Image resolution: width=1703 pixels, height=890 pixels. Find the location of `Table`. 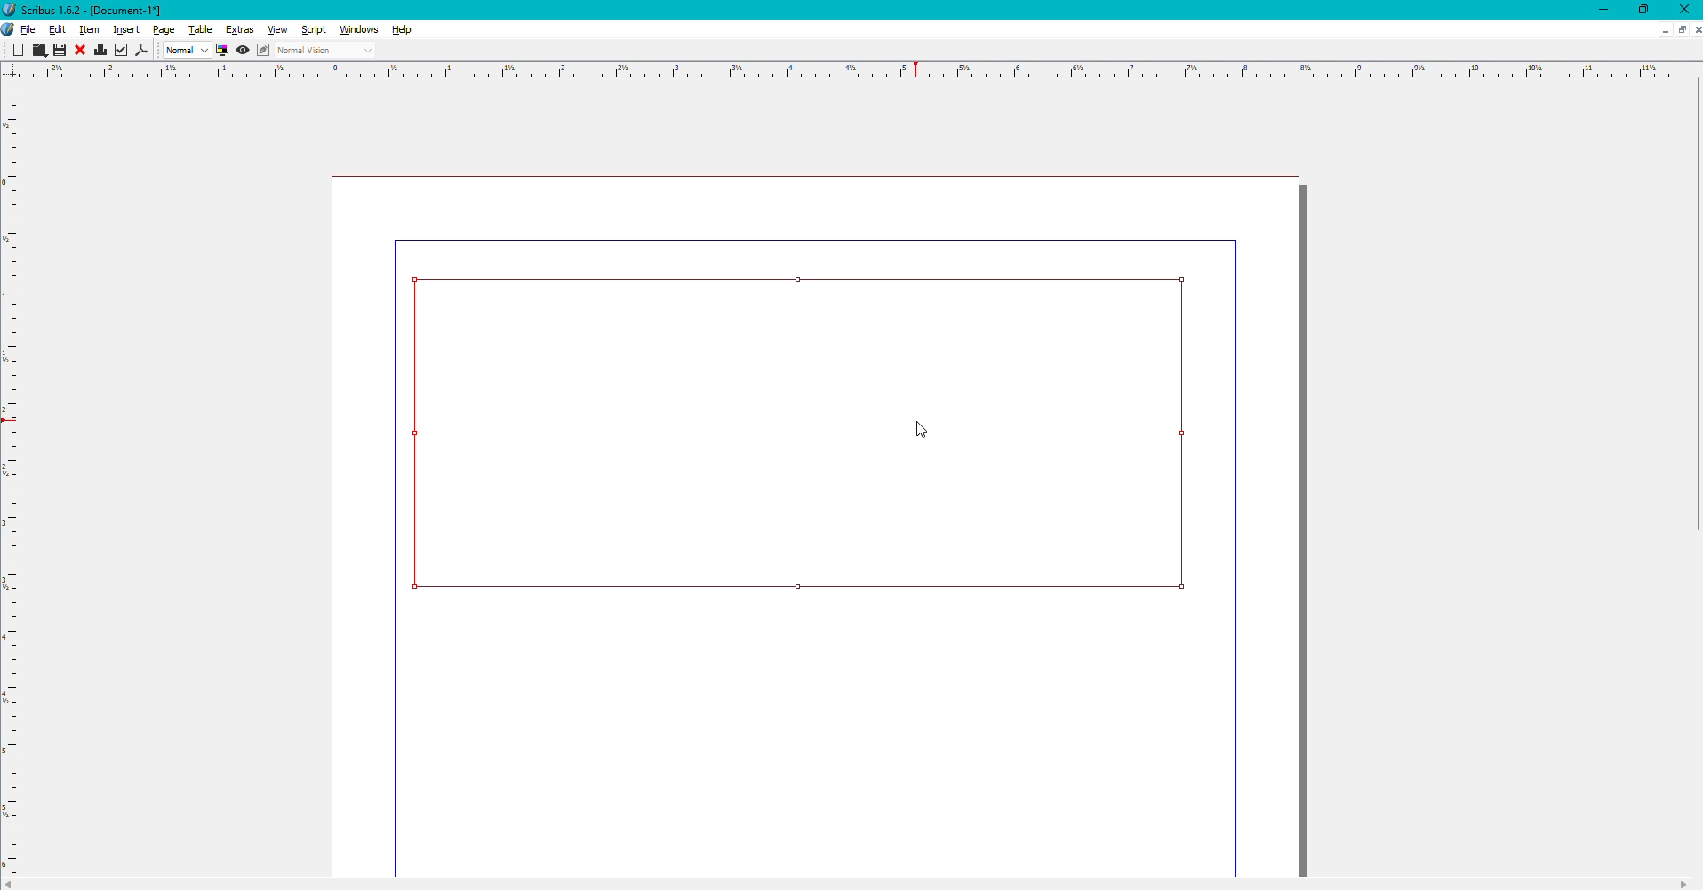

Table is located at coordinates (198, 30).